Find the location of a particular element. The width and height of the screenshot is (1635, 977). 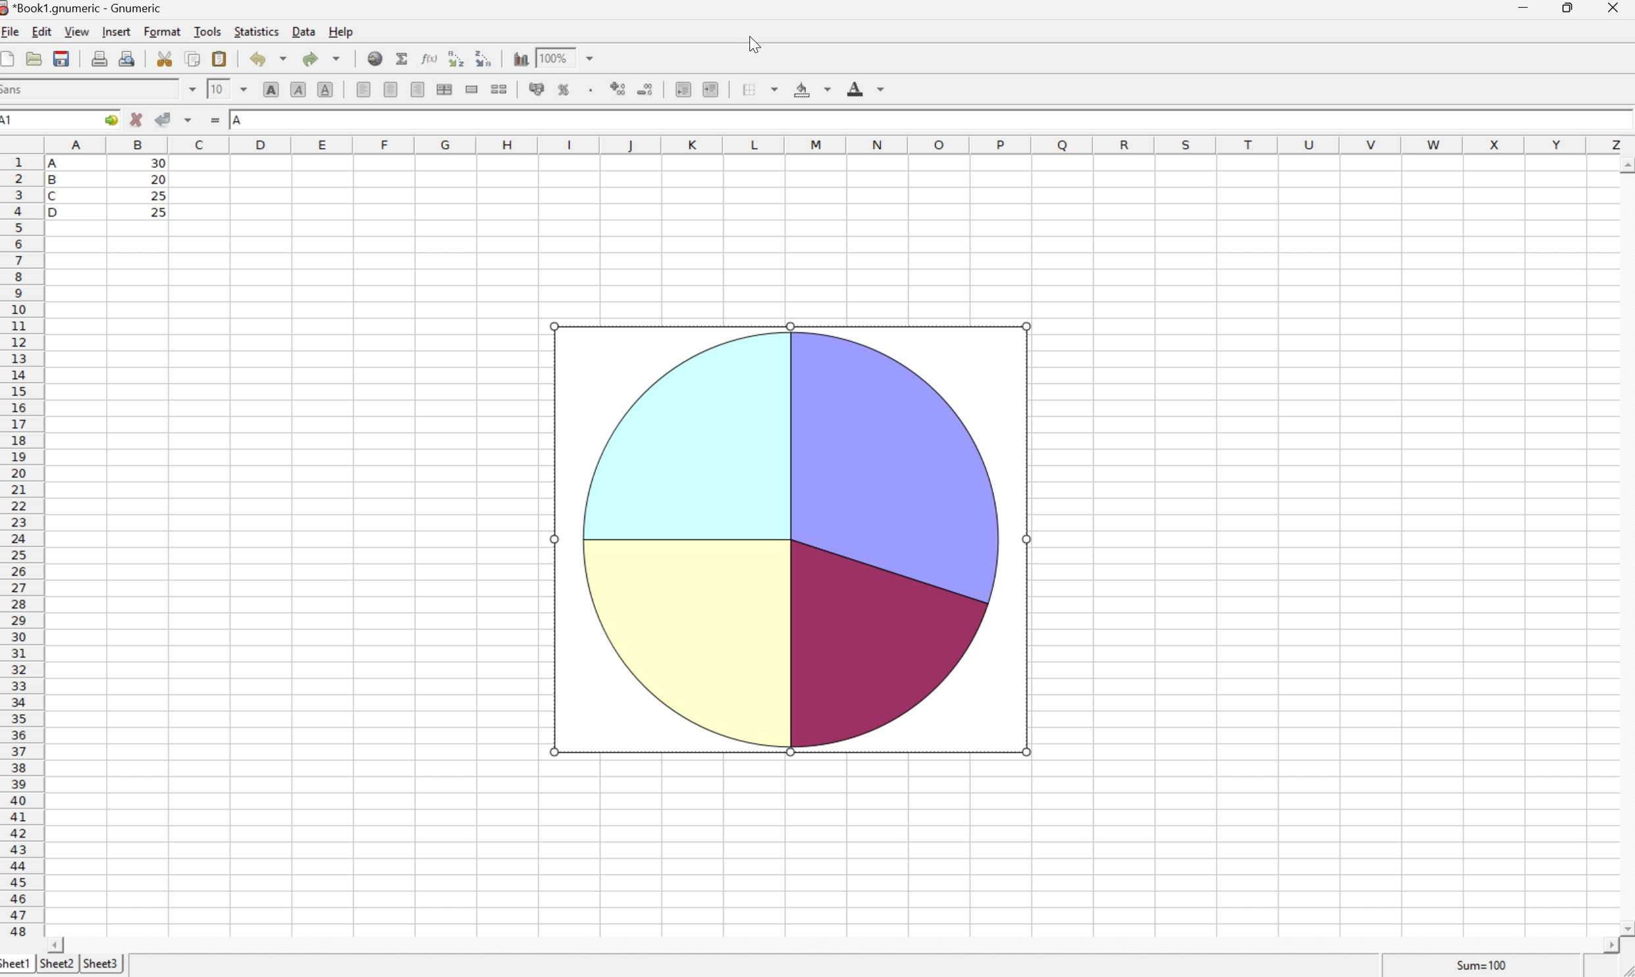

Sort the selected region in descending order based on the first column selected is located at coordinates (455, 57).